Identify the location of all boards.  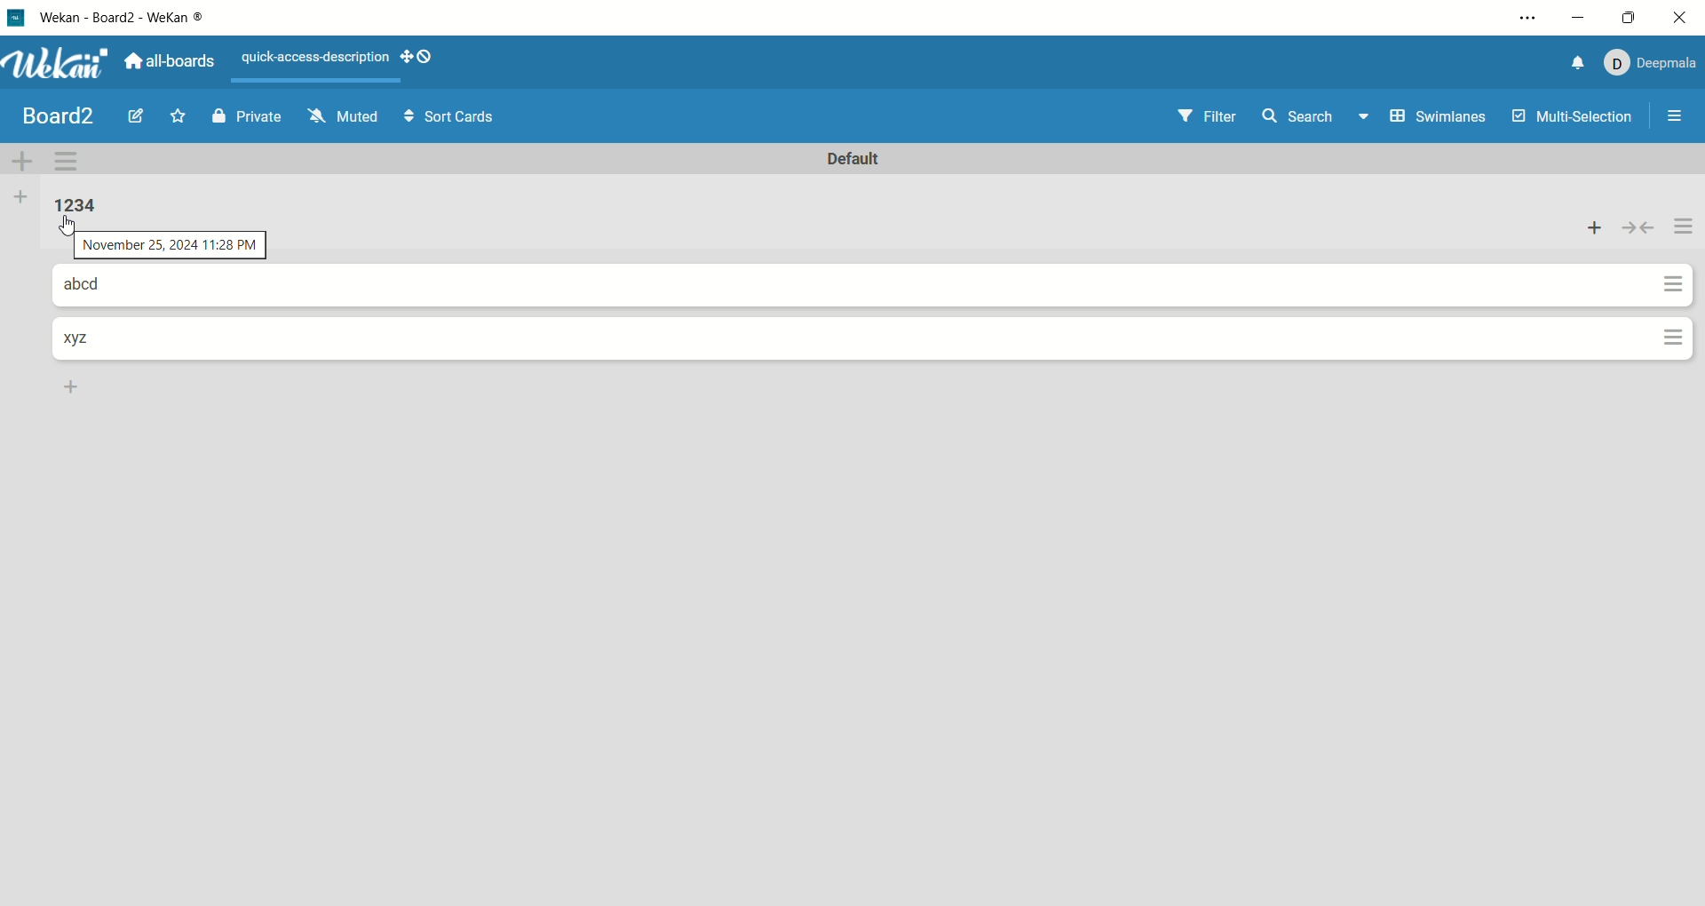
(171, 59).